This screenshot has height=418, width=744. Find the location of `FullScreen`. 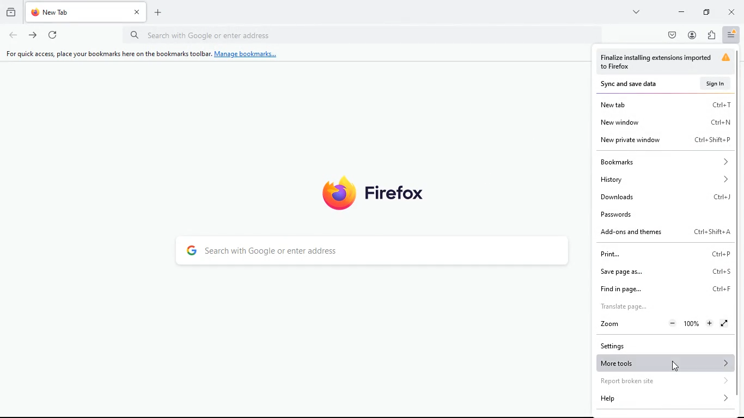

FullScreen is located at coordinates (725, 323).